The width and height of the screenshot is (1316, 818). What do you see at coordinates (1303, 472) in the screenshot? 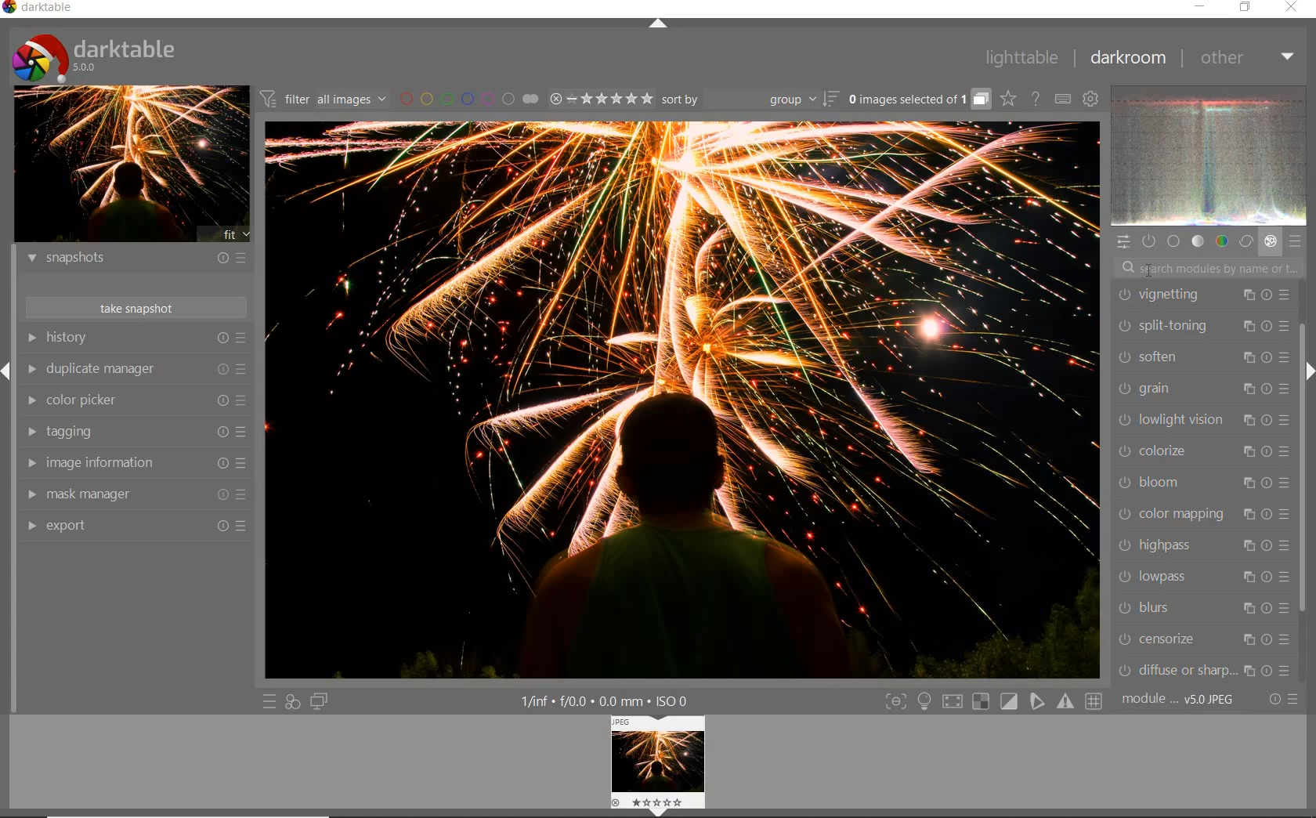
I see `scrollbar` at bounding box center [1303, 472].